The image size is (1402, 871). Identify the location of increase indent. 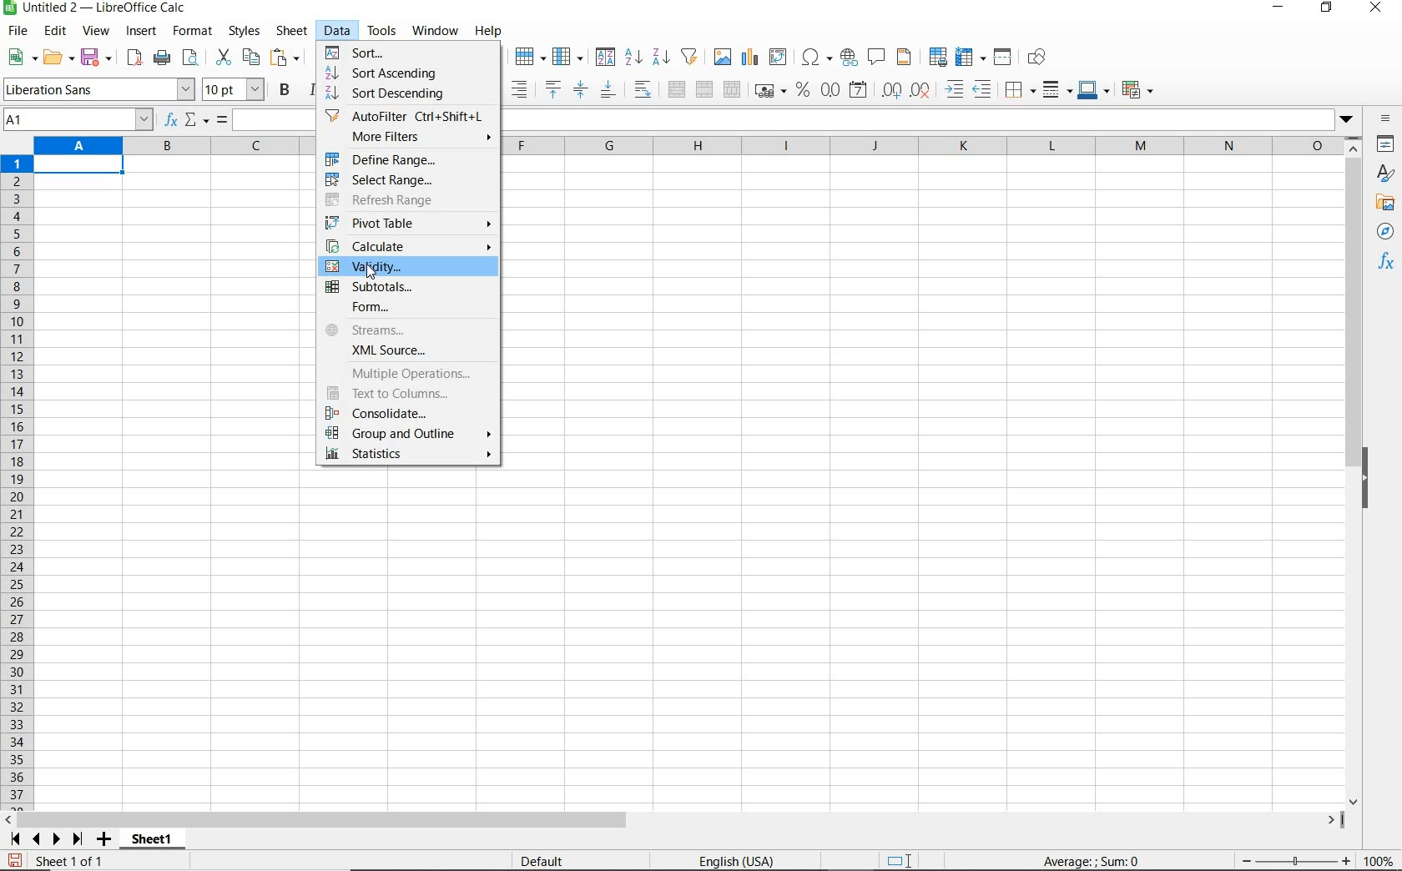
(956, 89).